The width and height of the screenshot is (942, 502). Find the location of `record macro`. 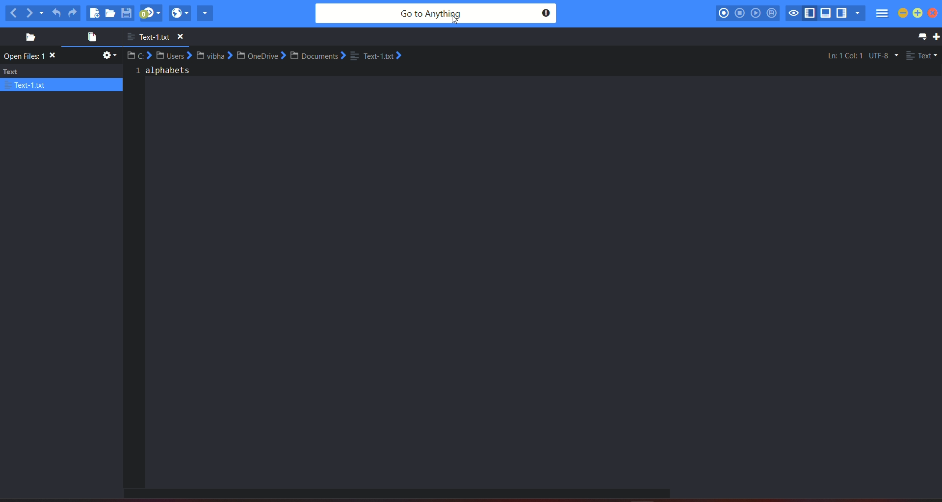

record macro is located at coordinates (724, 13).